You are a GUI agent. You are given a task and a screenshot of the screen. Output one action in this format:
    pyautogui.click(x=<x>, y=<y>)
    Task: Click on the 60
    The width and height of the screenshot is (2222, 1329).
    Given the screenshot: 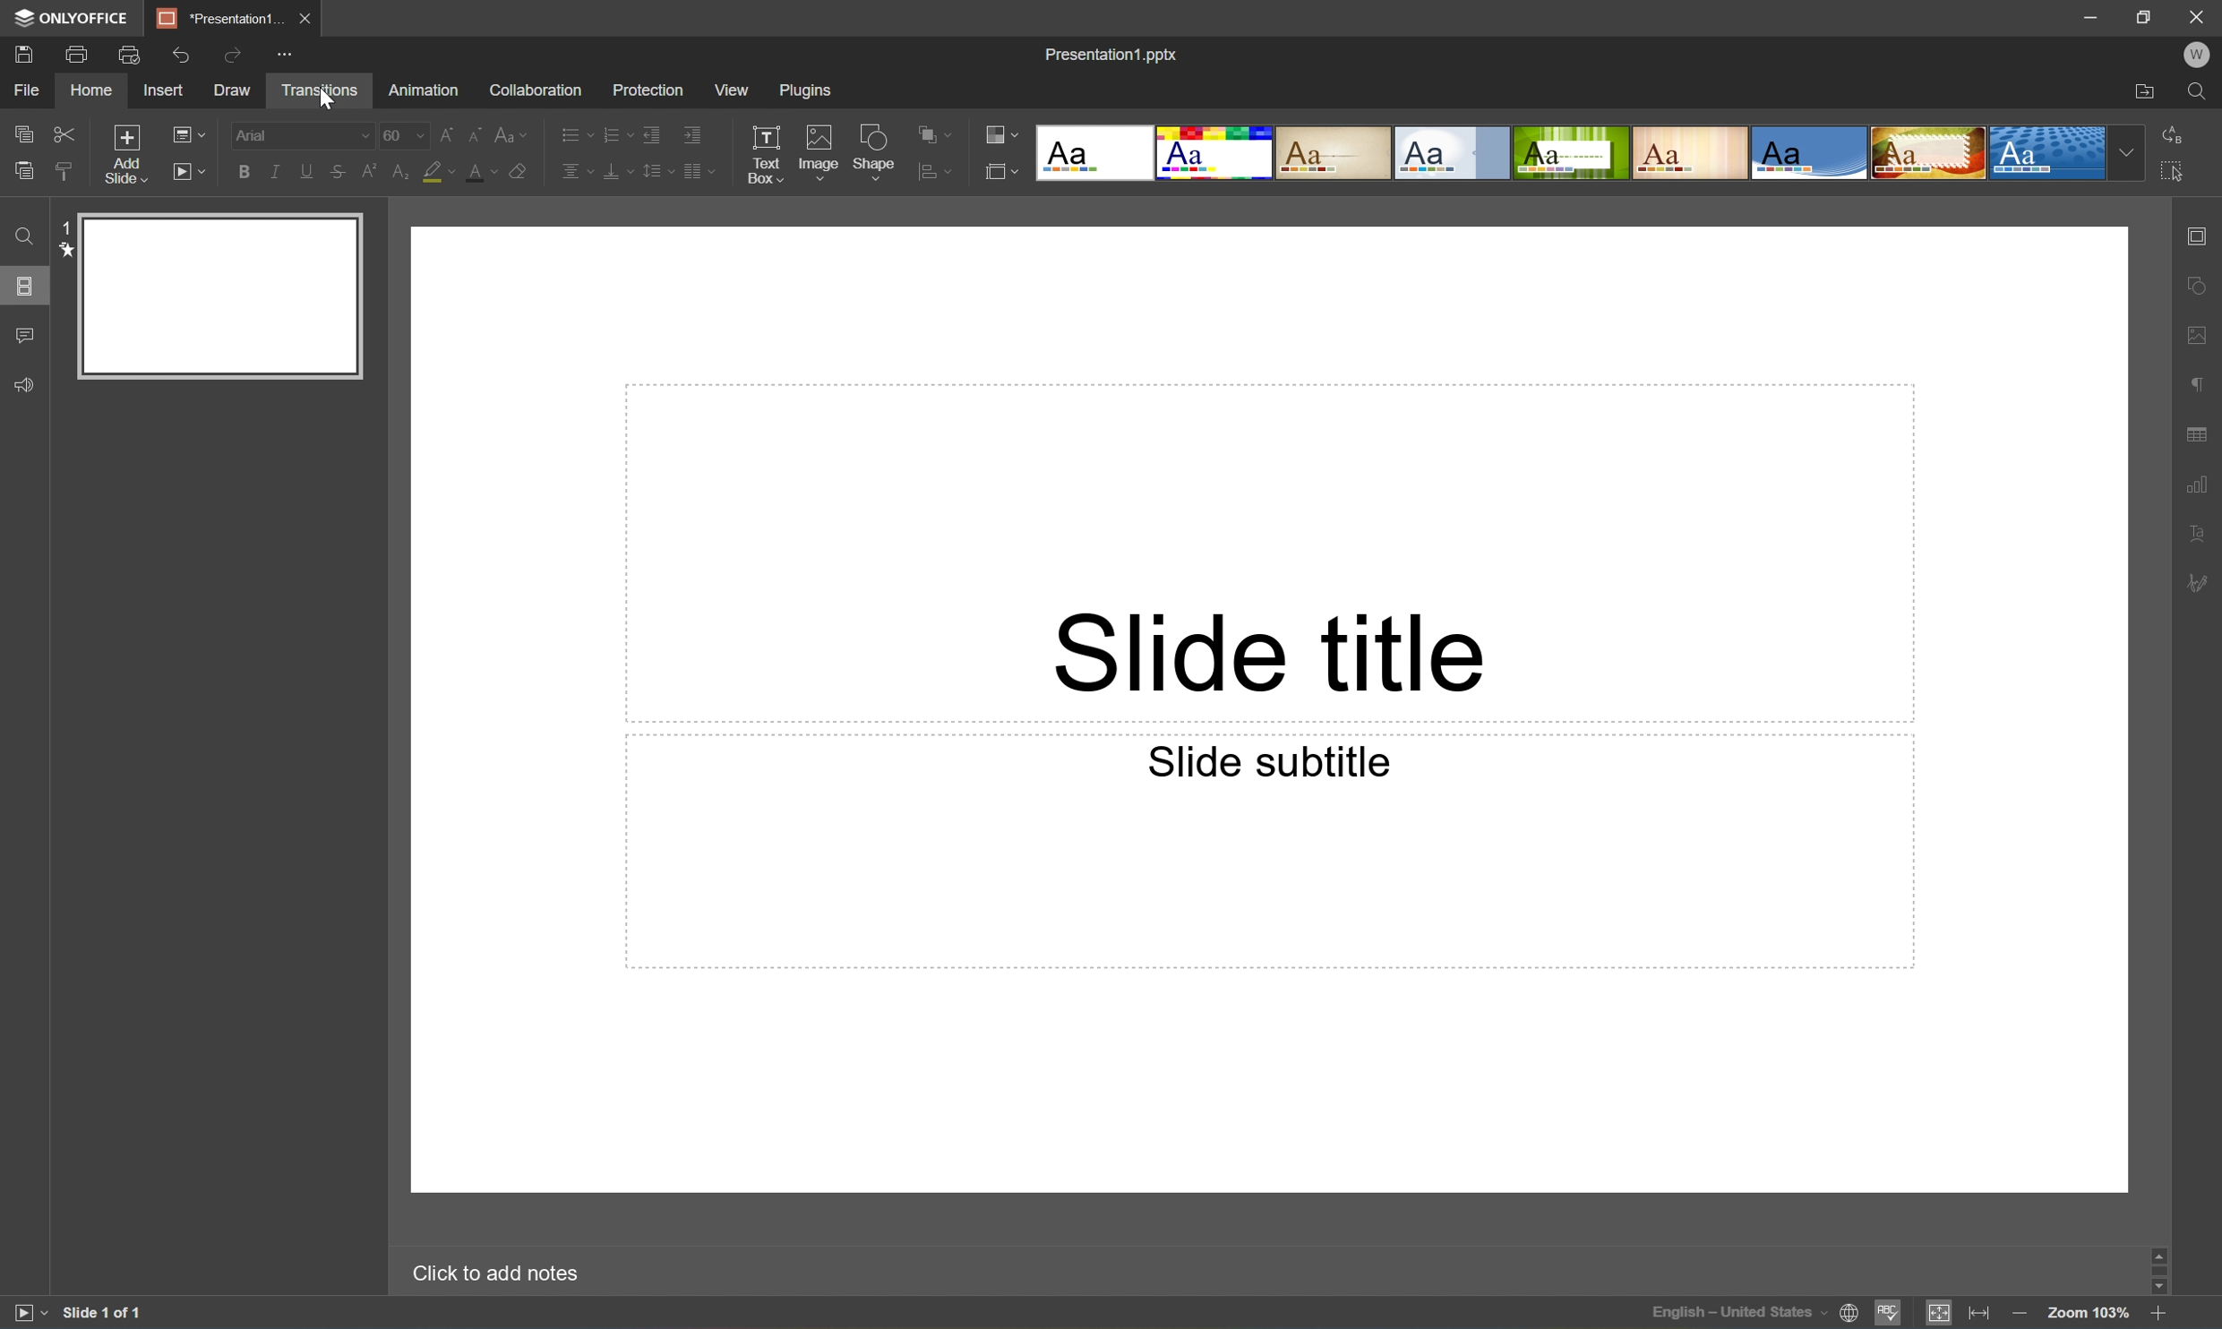 What is the action you would take?
    pyautogui.click(x=404, y=135)
    